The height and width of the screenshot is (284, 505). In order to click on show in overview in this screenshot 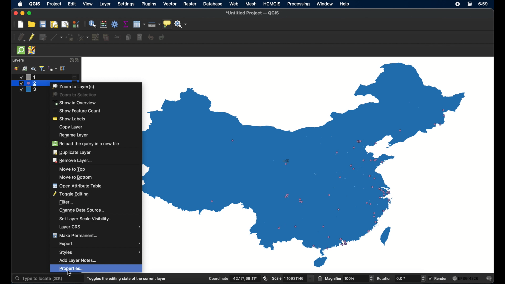, I will do `click(74, 103)`.